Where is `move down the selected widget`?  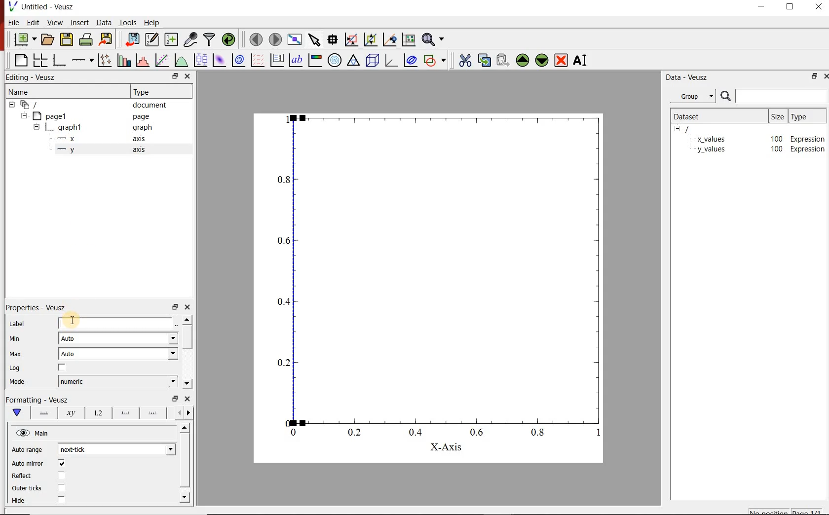
move down the selected widget is located at coordinates (542, 62).